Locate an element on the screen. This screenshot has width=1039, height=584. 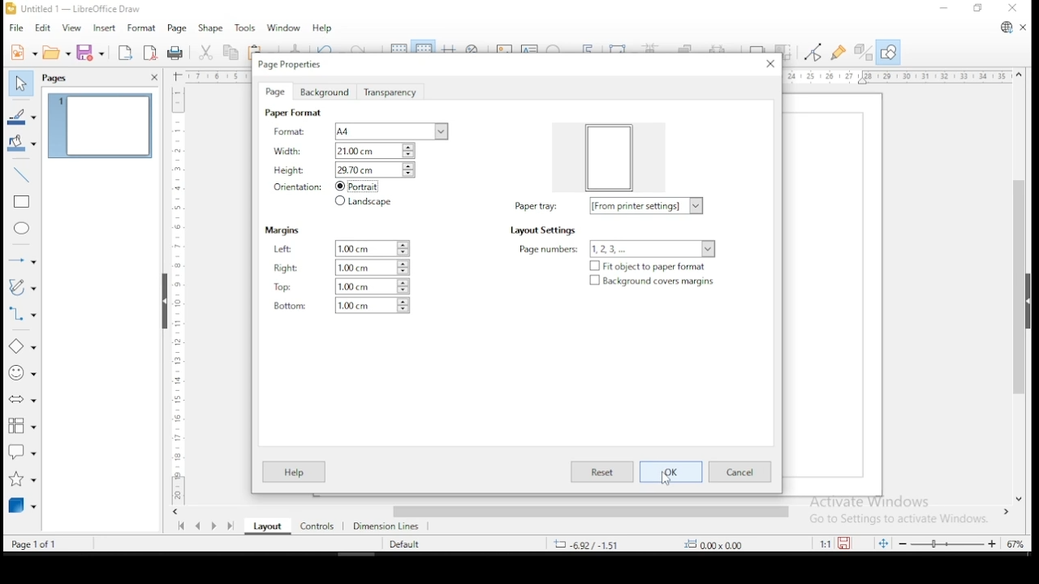
stars and banners is located at coordinates (20, 479).